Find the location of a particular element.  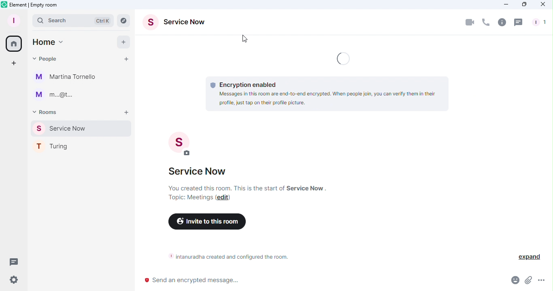

Invite to this room is located at coordinates (208, 224).